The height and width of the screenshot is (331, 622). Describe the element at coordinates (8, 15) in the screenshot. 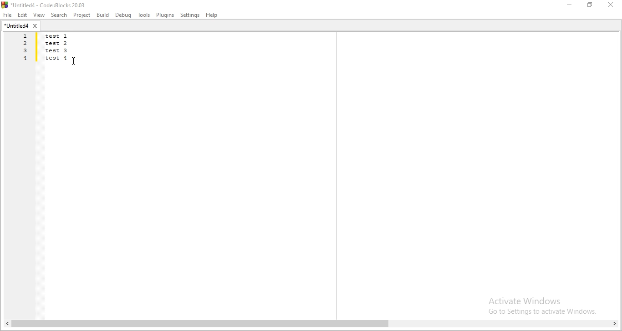

I see `File` at that location.